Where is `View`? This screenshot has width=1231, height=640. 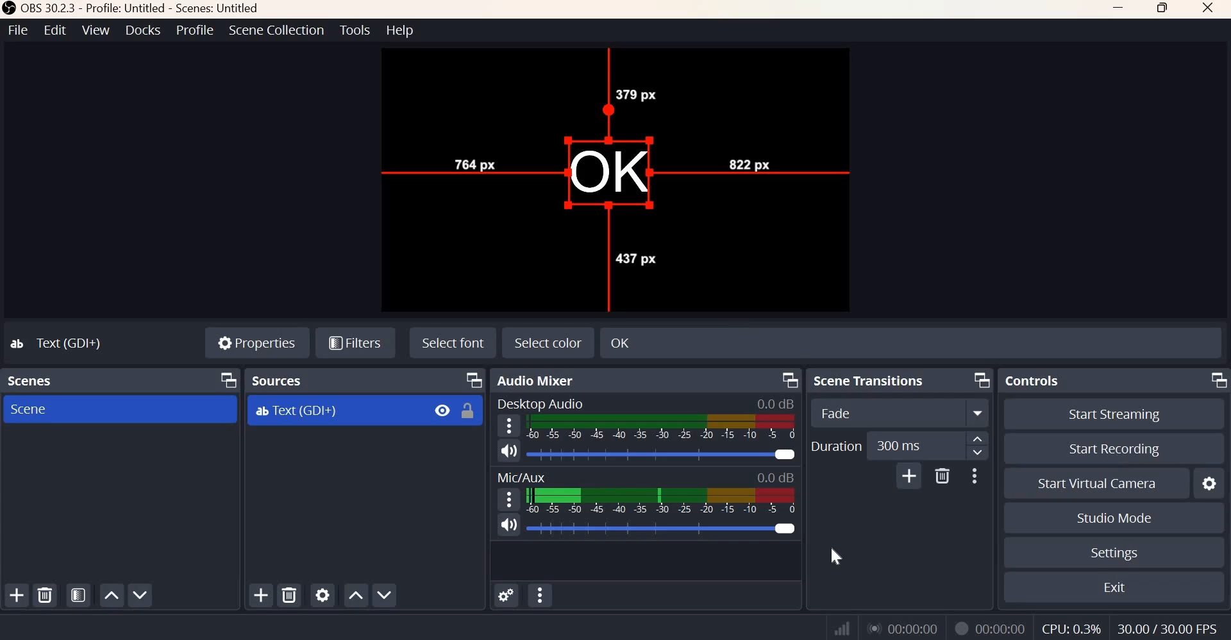 View is located at coordinates (96, 29).